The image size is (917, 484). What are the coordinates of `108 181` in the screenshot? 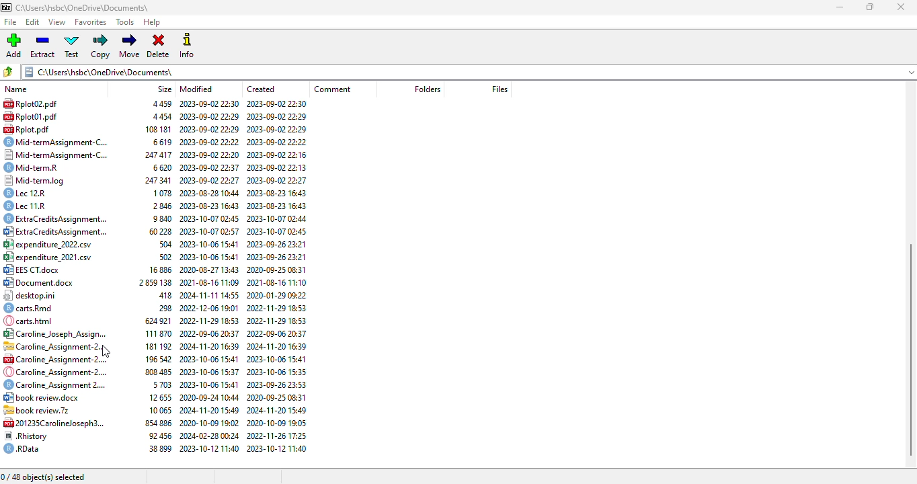 It's located at (157, 129).